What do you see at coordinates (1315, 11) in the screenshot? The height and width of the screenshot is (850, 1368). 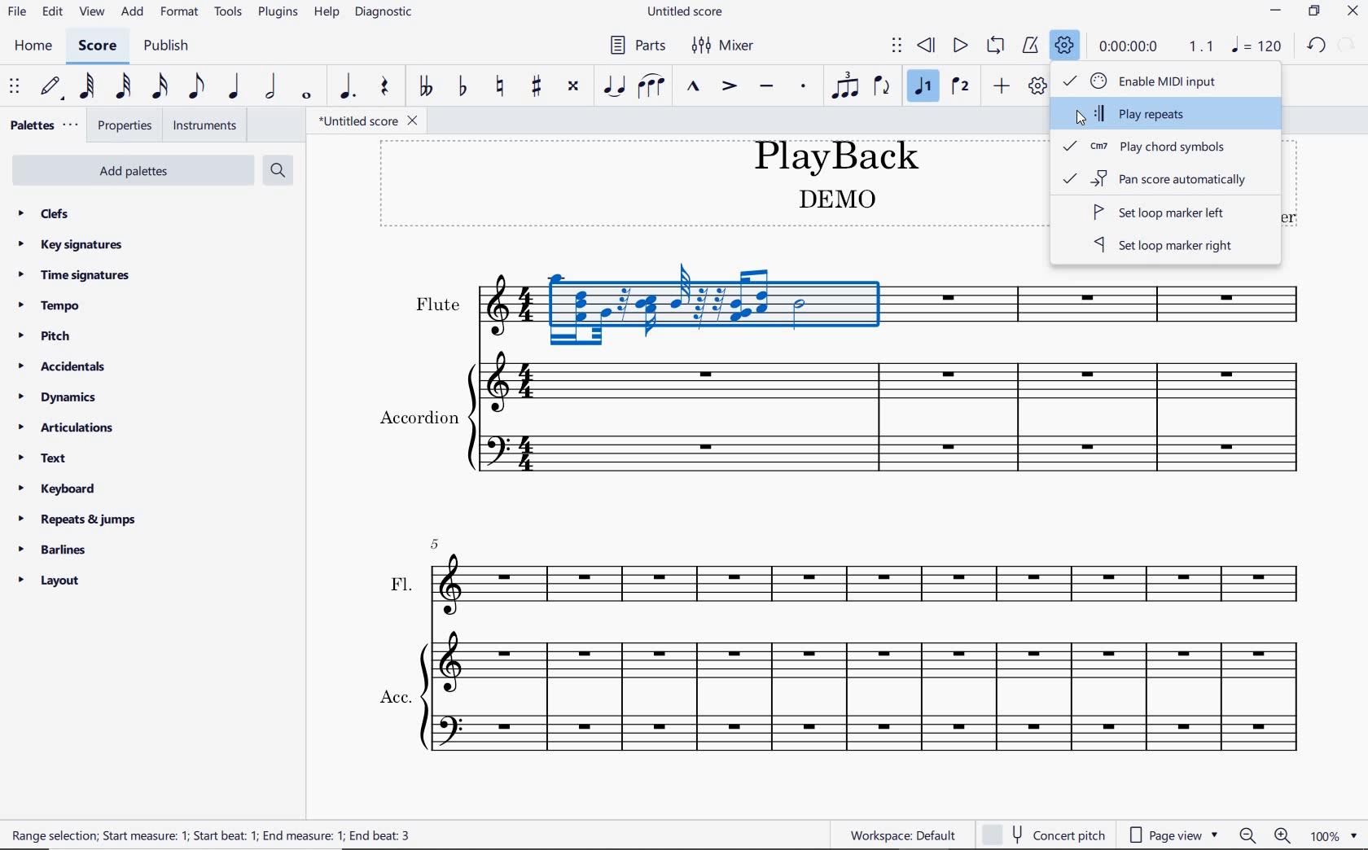 I see `restore down` at bounding box center [1315, 11].